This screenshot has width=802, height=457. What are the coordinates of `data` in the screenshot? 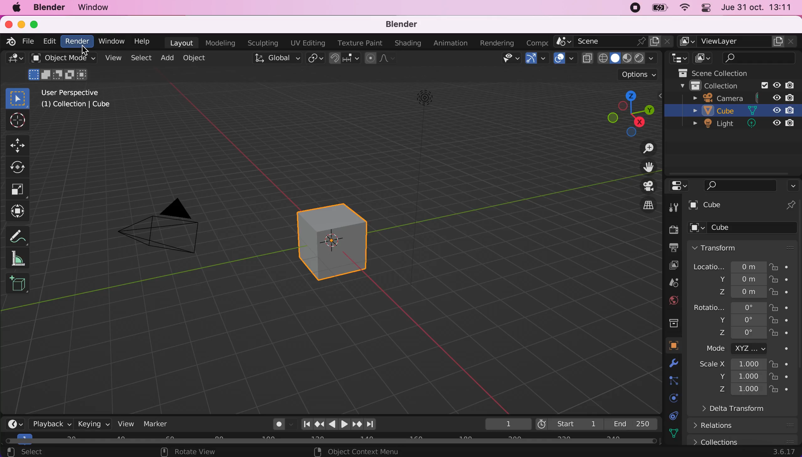 It's located at (676, 416).